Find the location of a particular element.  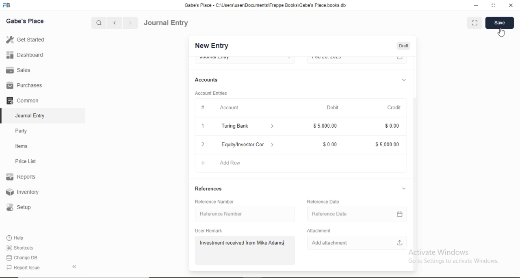

$5,000.00 is located at coordinates (387, 145).